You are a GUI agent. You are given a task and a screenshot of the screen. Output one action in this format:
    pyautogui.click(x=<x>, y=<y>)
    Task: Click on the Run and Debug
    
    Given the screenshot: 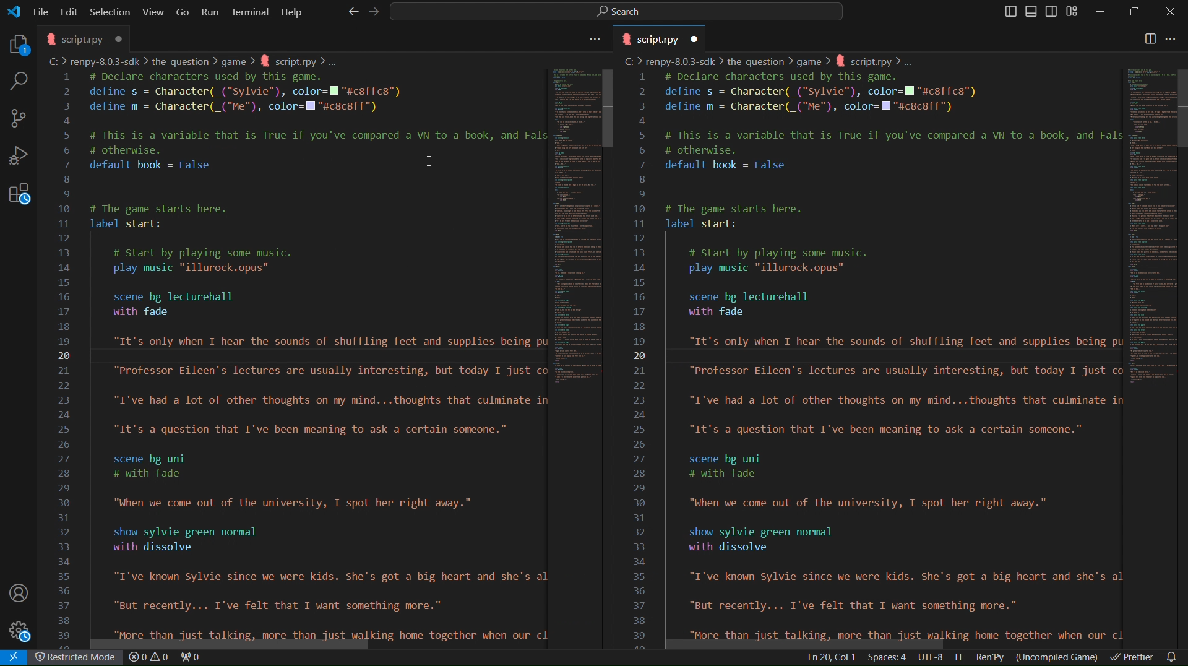 What is the action you would take?
    pyautogui.click(x=19, y=159)
    